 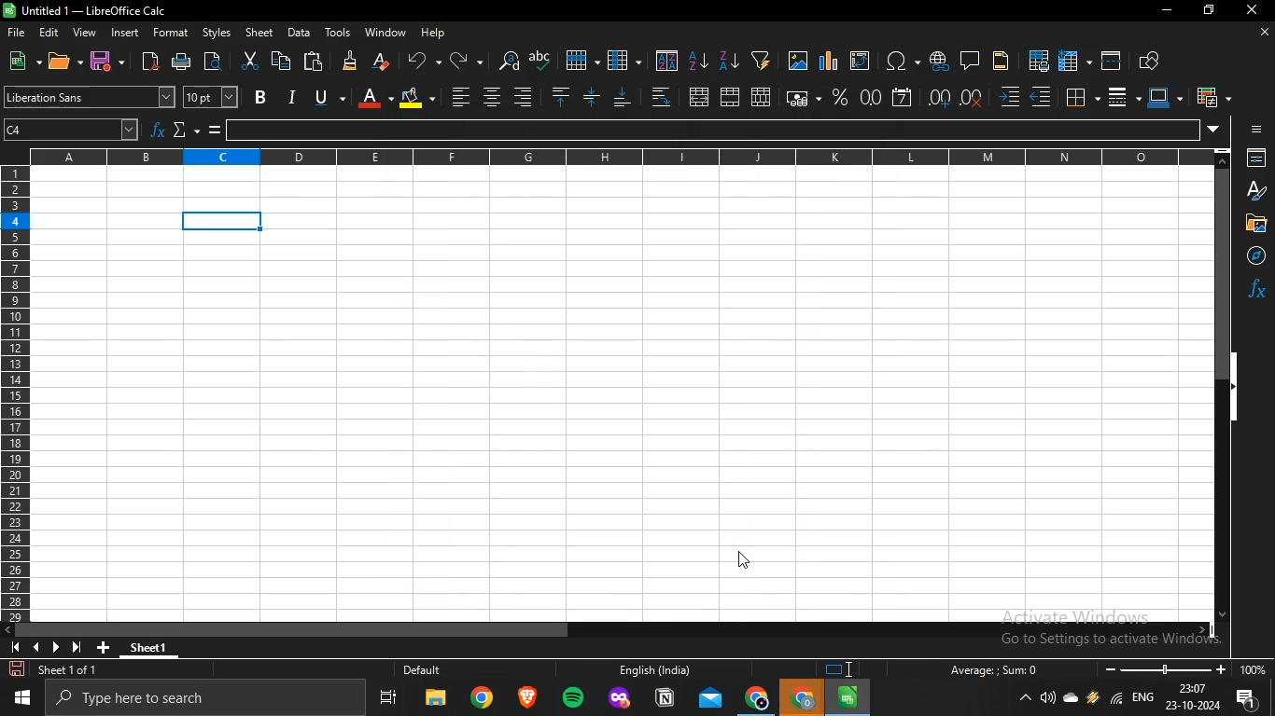 What do you see at coordinates (609, 630) in the screenshot?
I see `scrollbar` at bounding box center [609, 630].